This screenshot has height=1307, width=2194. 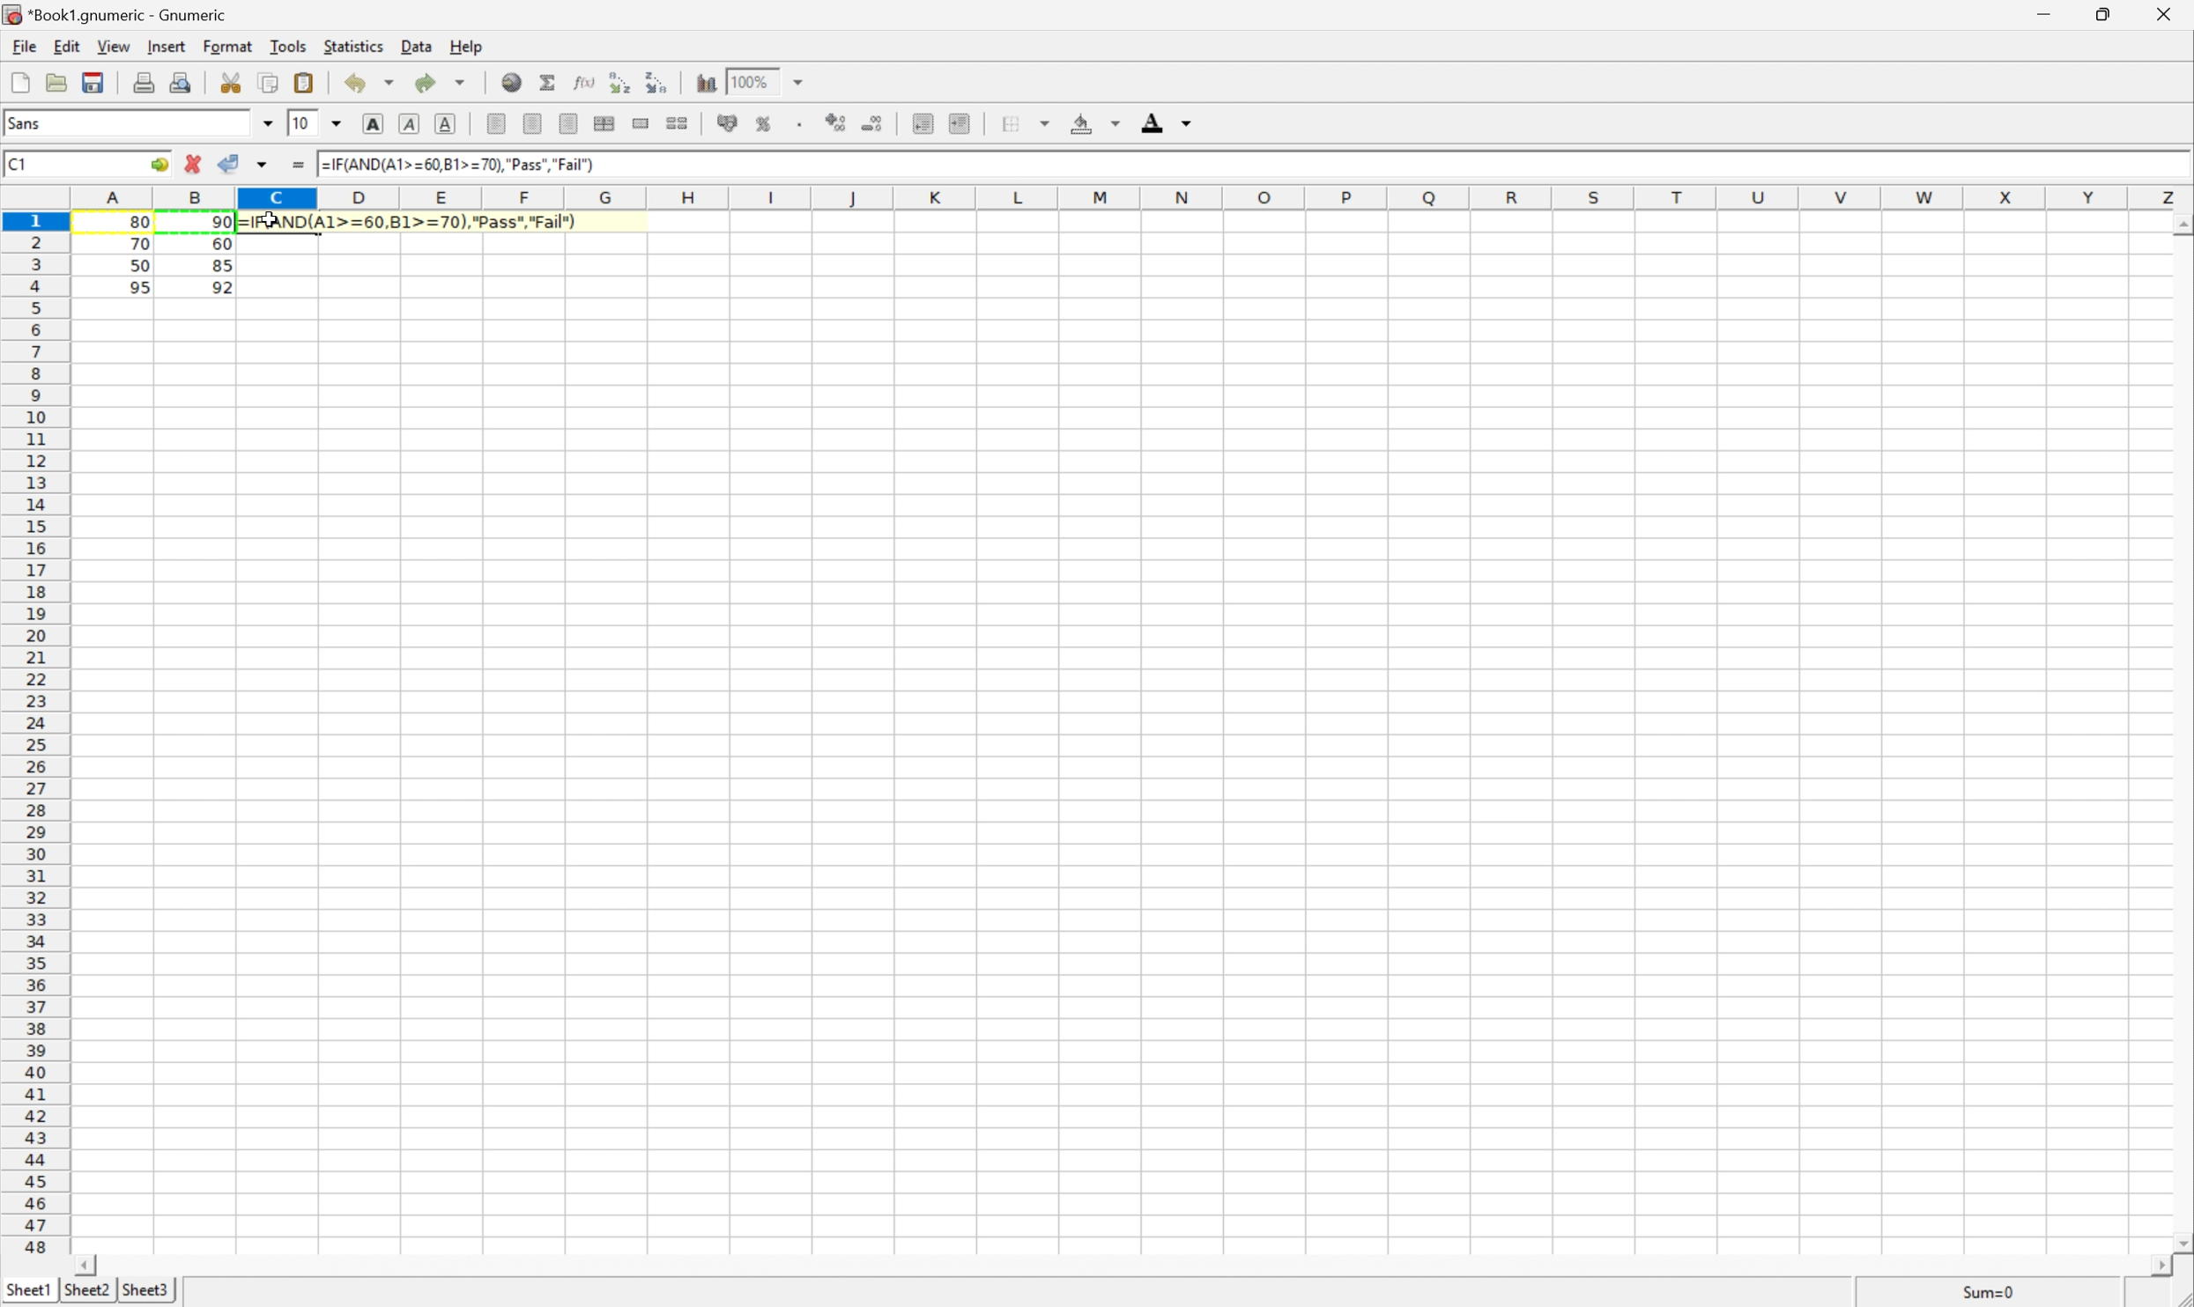 What do you see at coordinates (618, 82) in the screenshot?
I see `Sort the selected region in ascending order based on the first column selected` at bounding box center [618, 82].